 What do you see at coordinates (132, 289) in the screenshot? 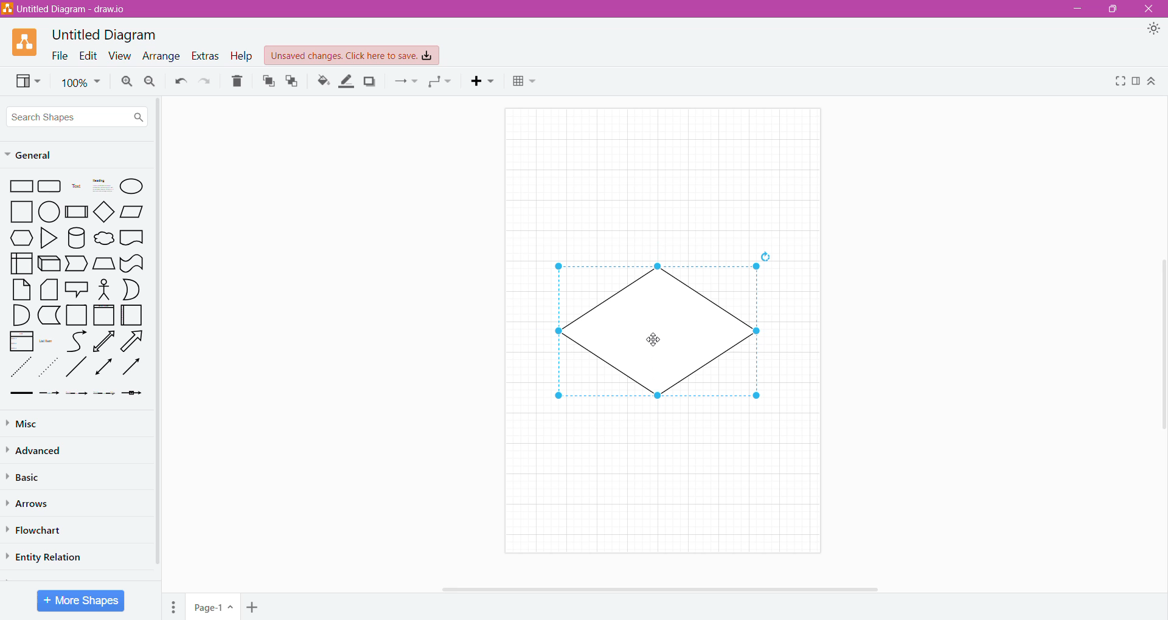
I see `Or` at bounding box center [132, 289].